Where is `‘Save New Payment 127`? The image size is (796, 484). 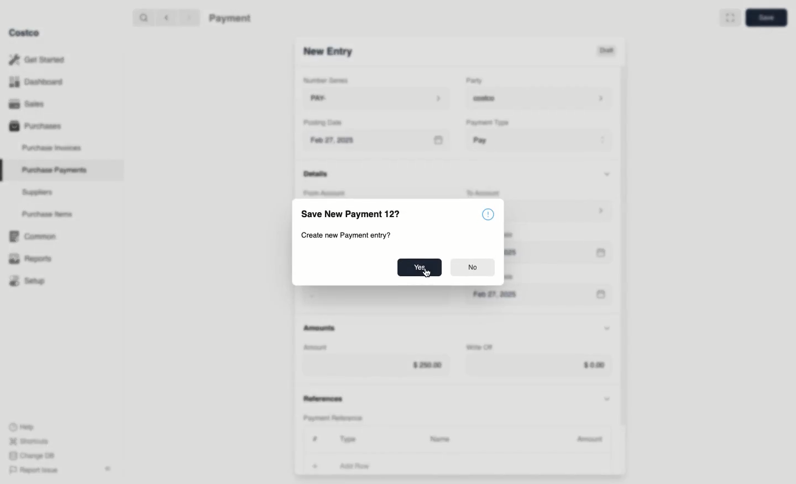 ‘Save New Payment 127 is located at coordinates (352, 215).